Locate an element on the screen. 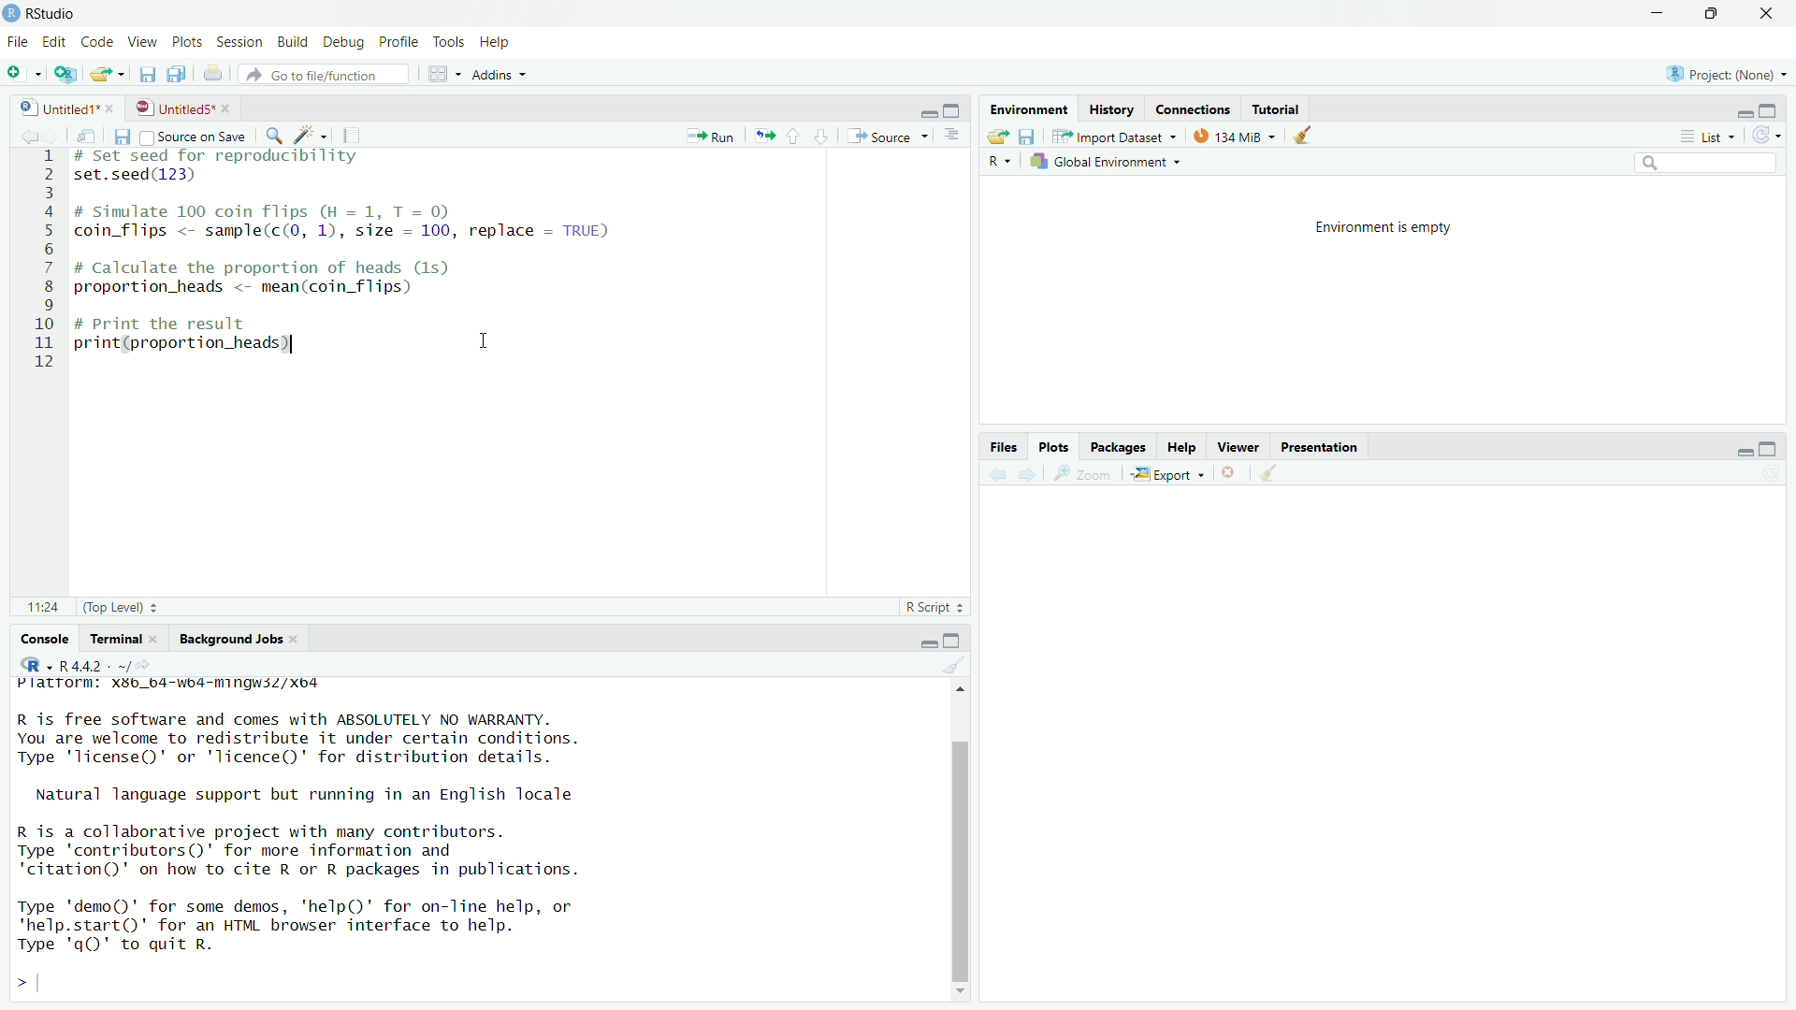 The width and height of the screenshot is (1796, 1010). environment is empty is located at coordinates (1388, 232).